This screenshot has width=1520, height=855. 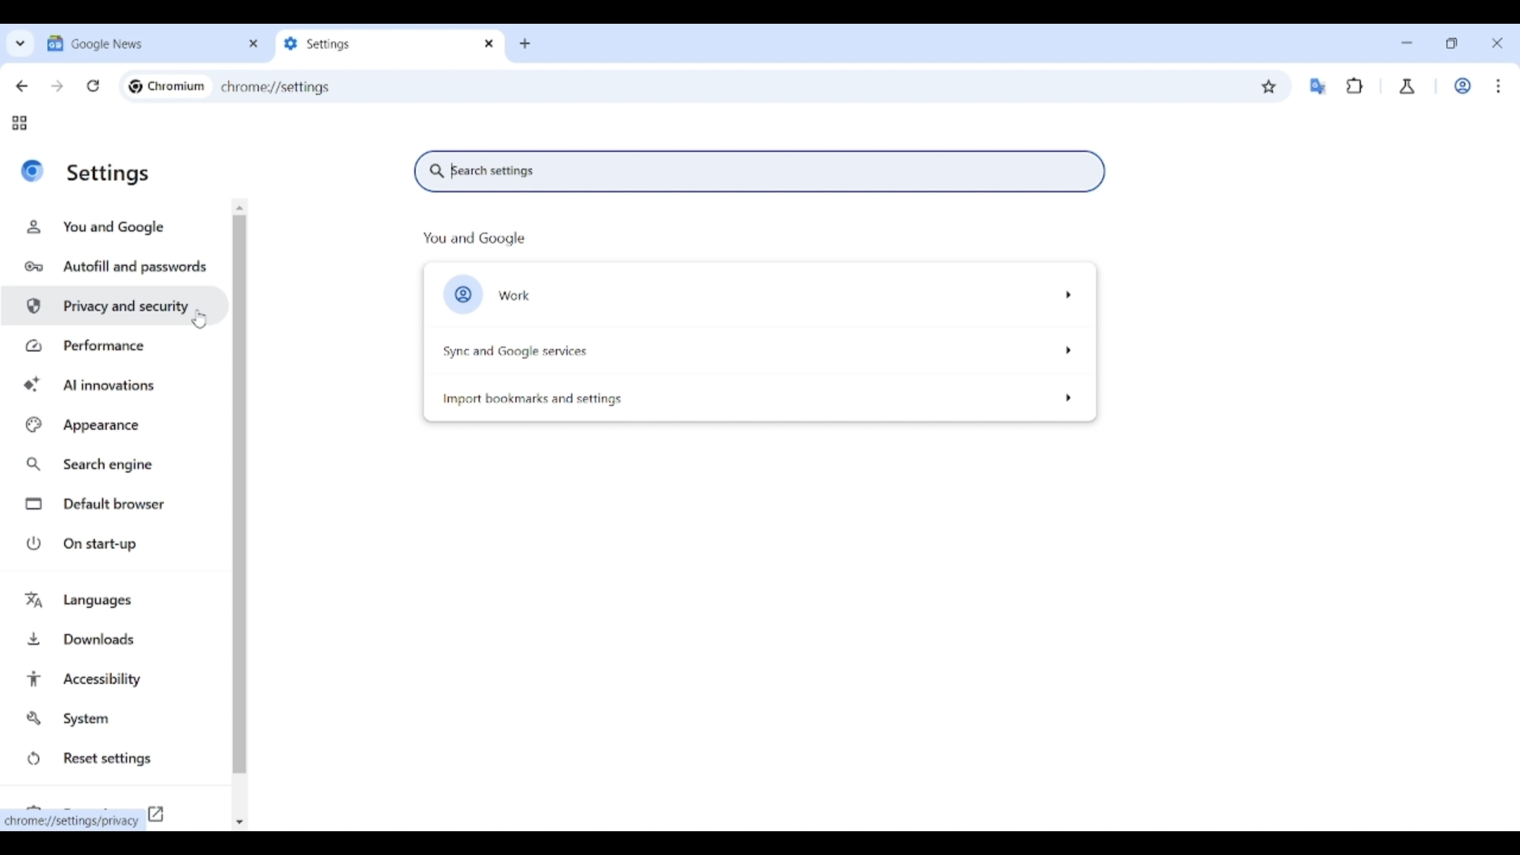 What do you see at coordinates (1408, 86) in the screenshot?
I see `Chrome labs` at bounding box center [1408, 86].